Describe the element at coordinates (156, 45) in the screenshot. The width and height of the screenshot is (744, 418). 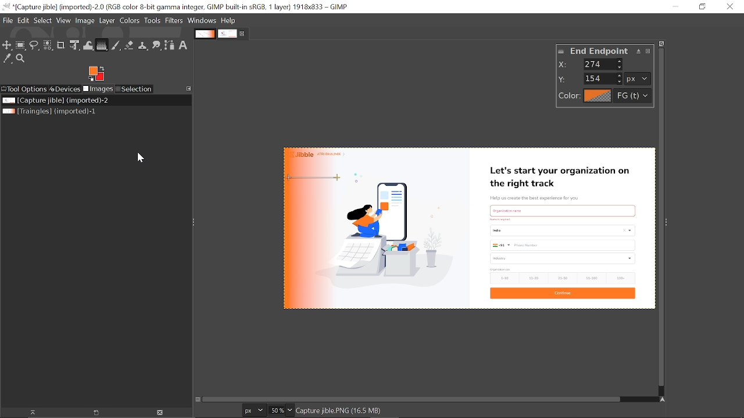
I see `Smudge tool` at that location.